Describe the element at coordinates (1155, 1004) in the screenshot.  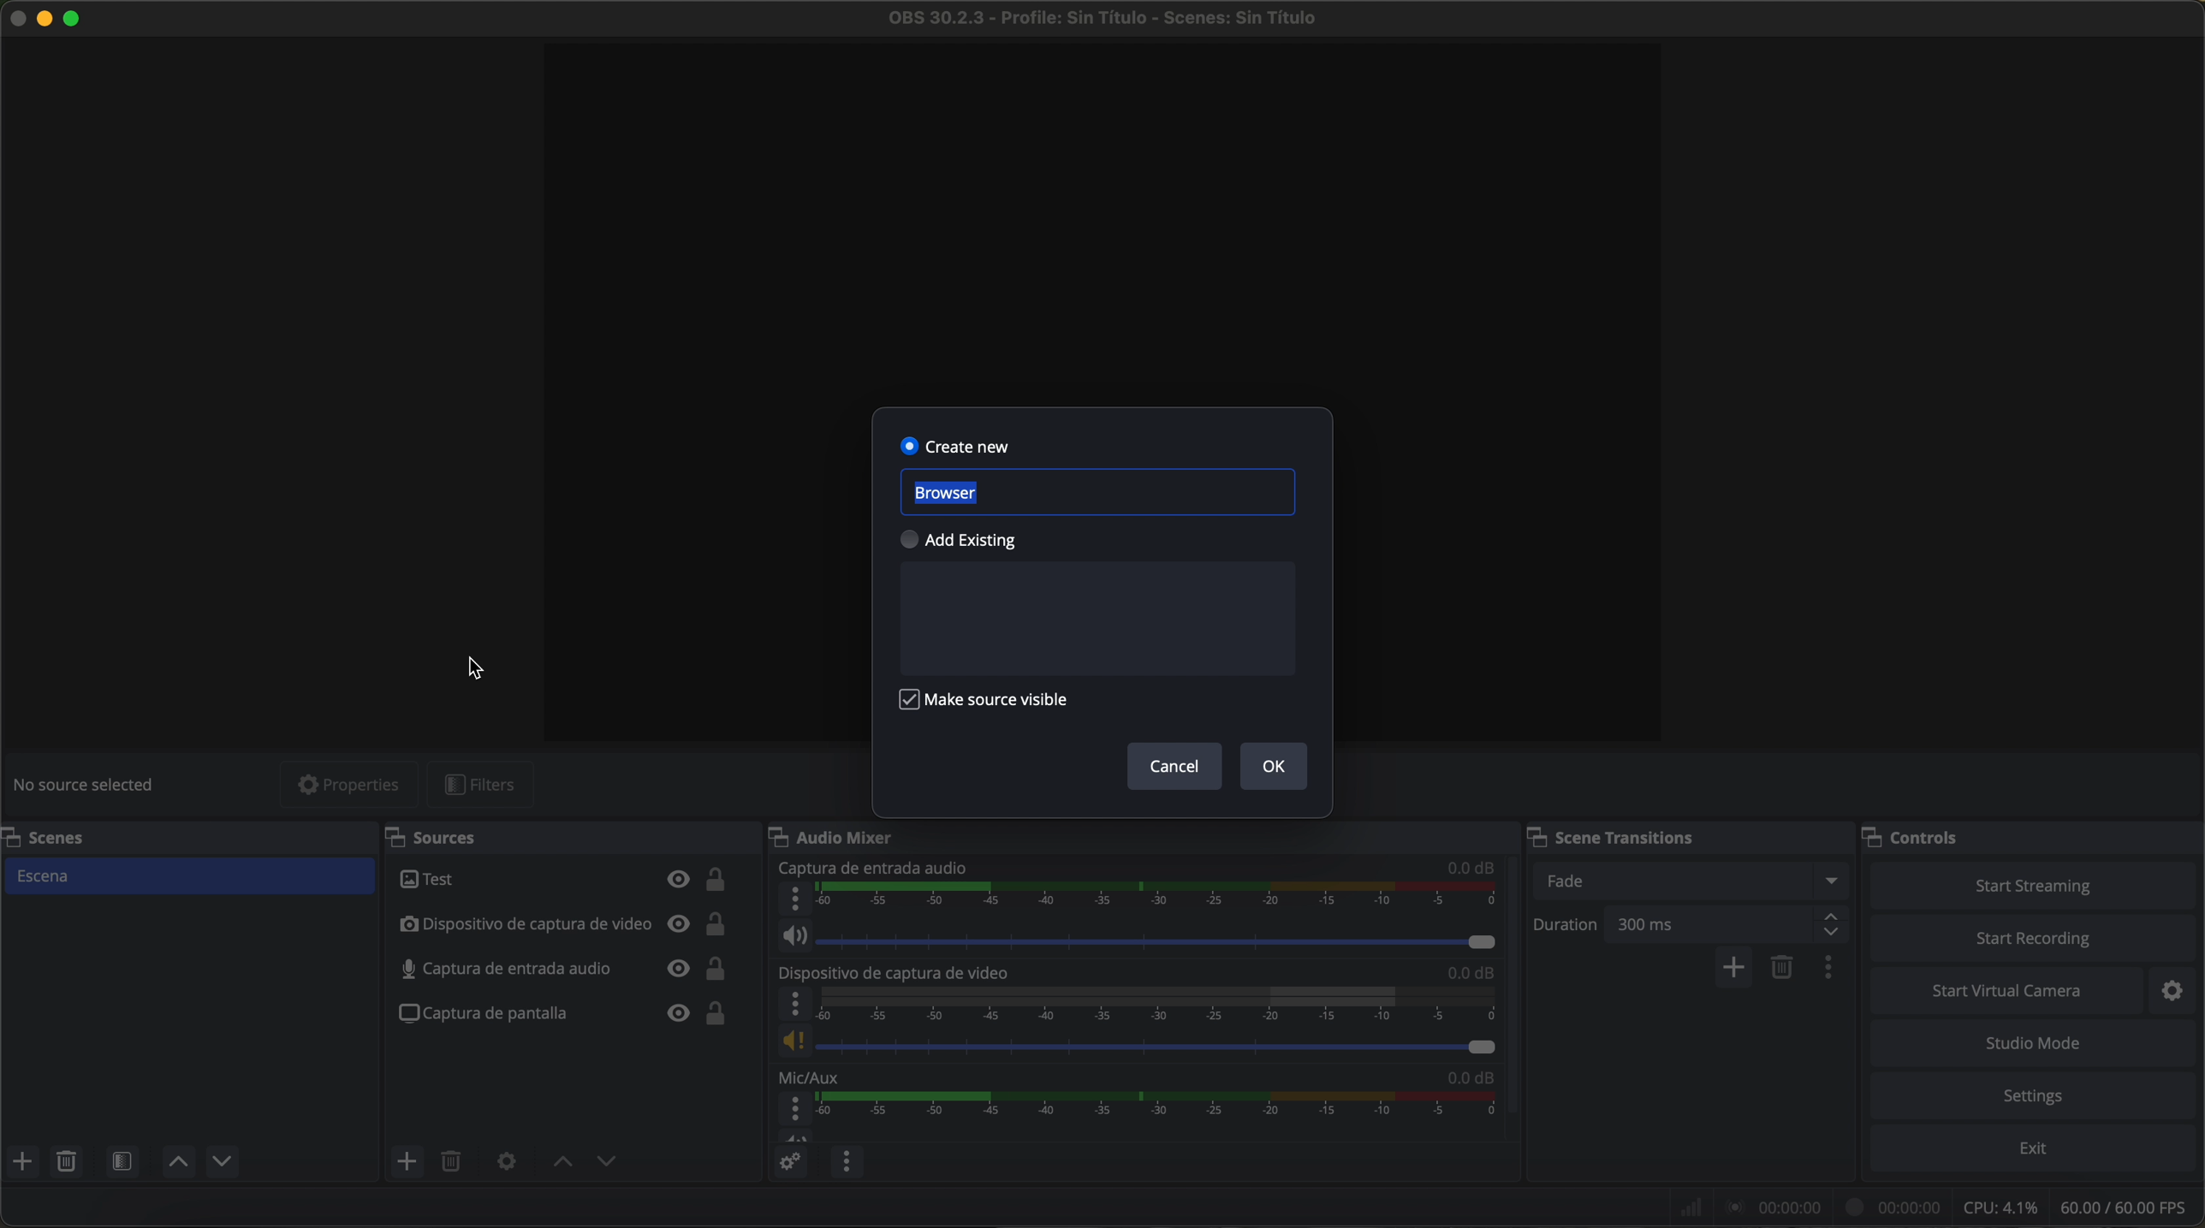
I see `timeline` at that location.